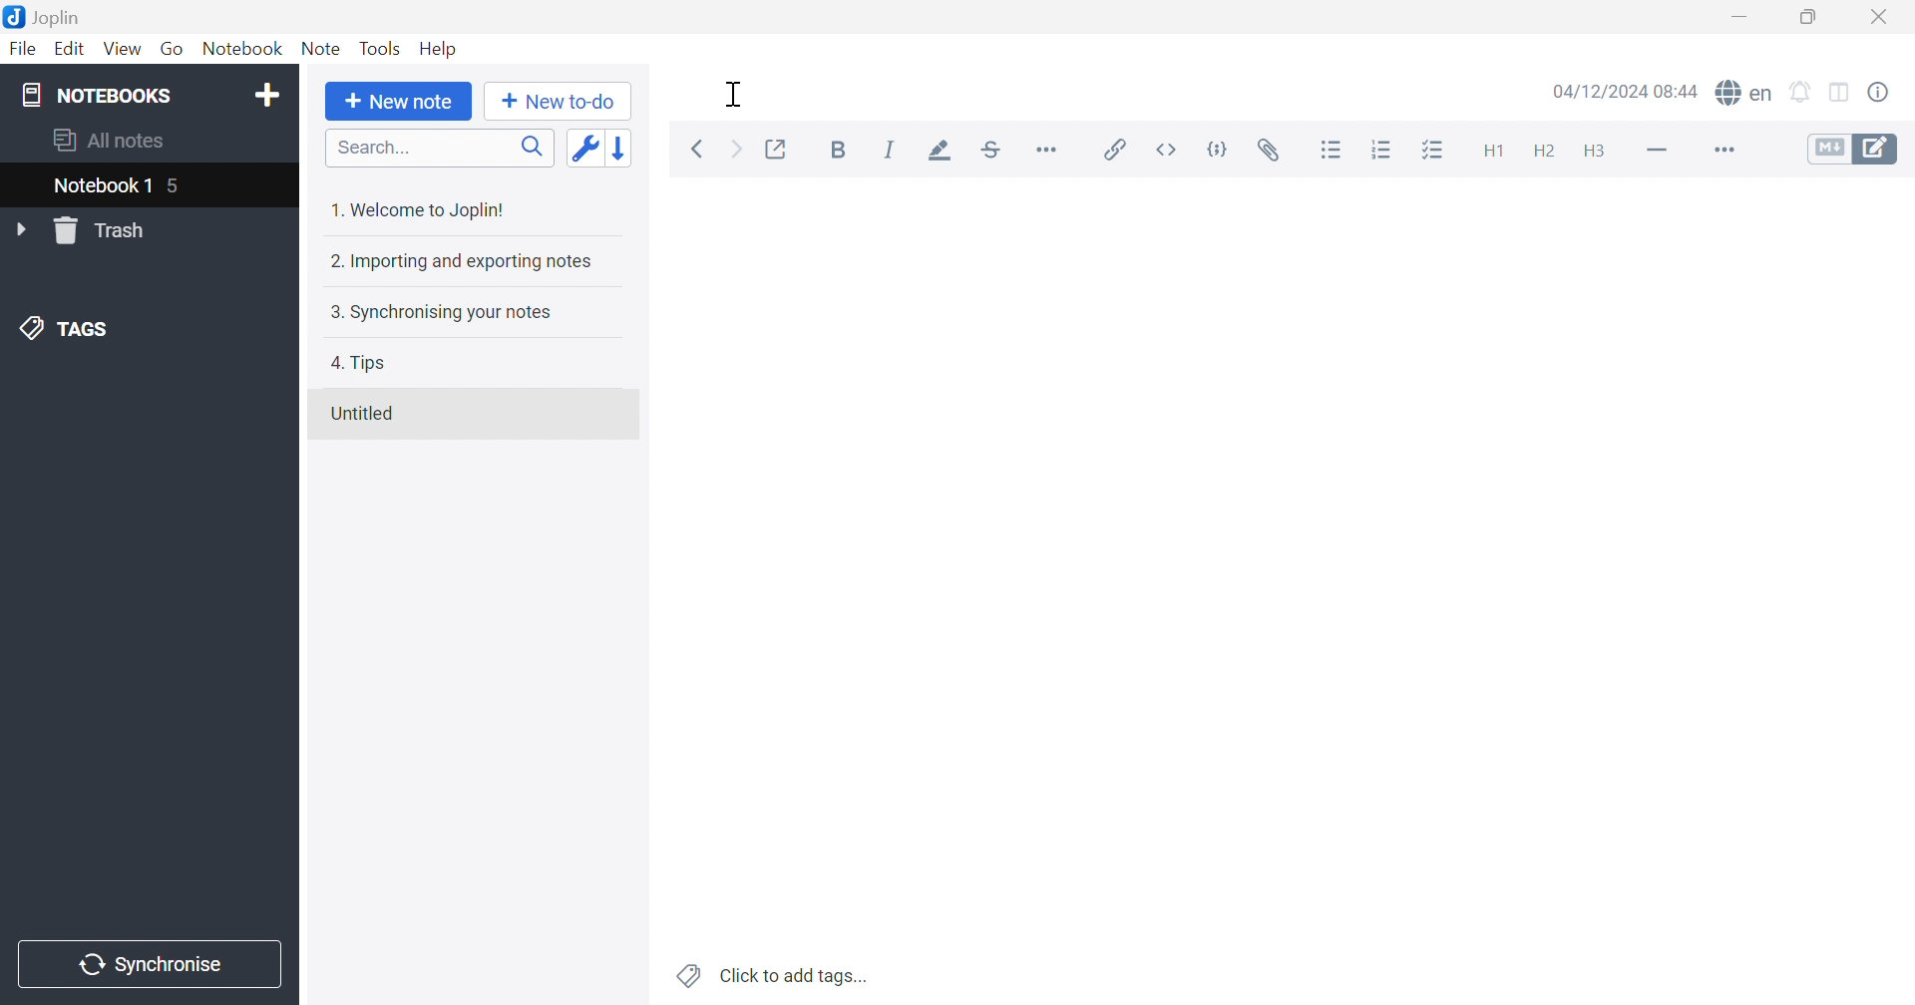 Image resolution: width=1915 pixels, height=1005 pixels. What do you see at coordinates (145, 963) in the screenshot?
I see `Synchronise` at bounding box center [145, 963].